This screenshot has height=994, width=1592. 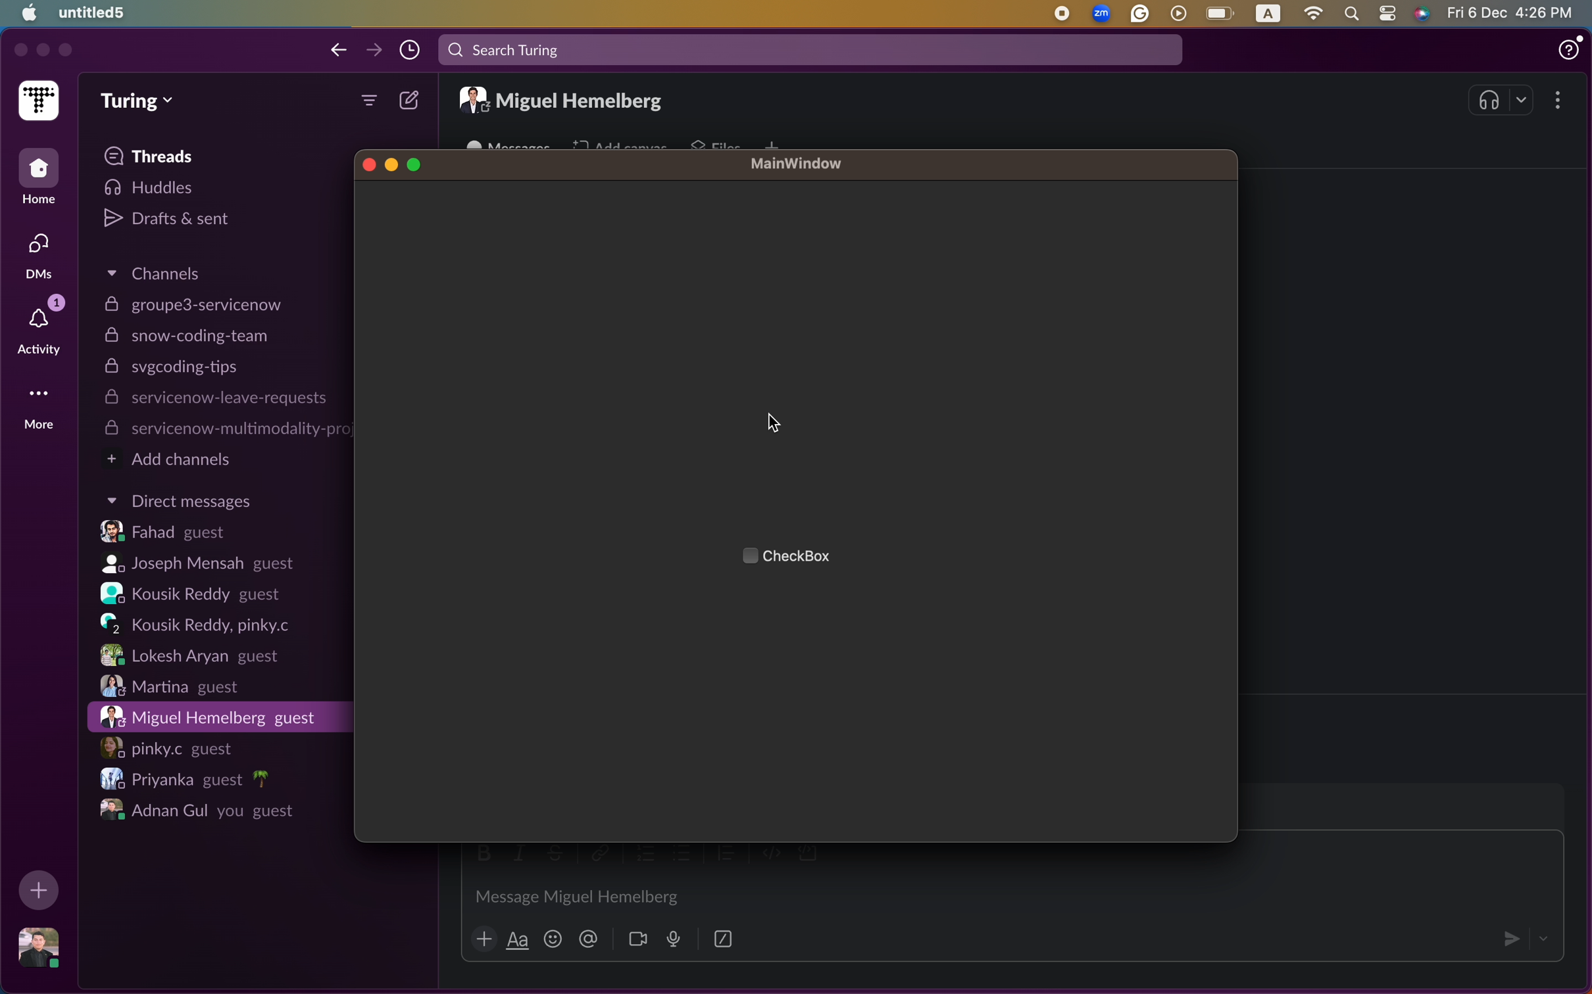 What do you see at coordinates (174, 461) in the screenshot?
I see `Add channels` at bounding box center [174, 461].